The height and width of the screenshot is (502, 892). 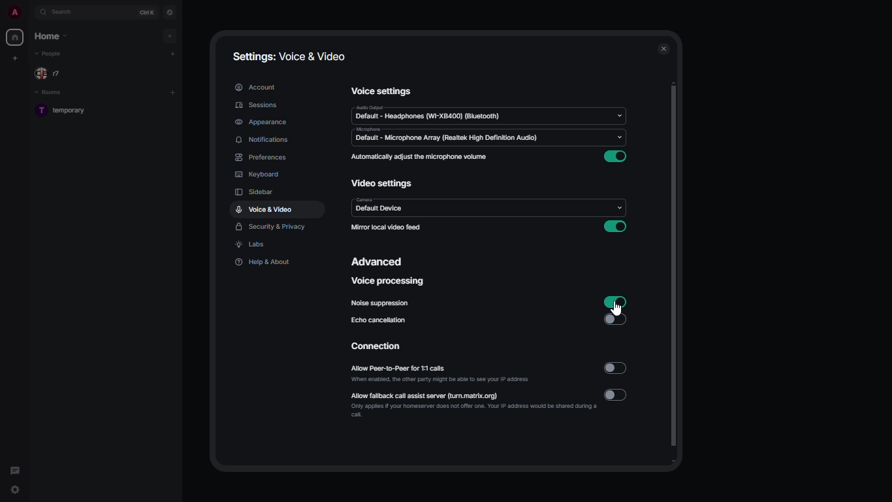 What do you see at coordinates (379, 261) in the screenshot?
I see `advanced` at bounding box center [379, 261].